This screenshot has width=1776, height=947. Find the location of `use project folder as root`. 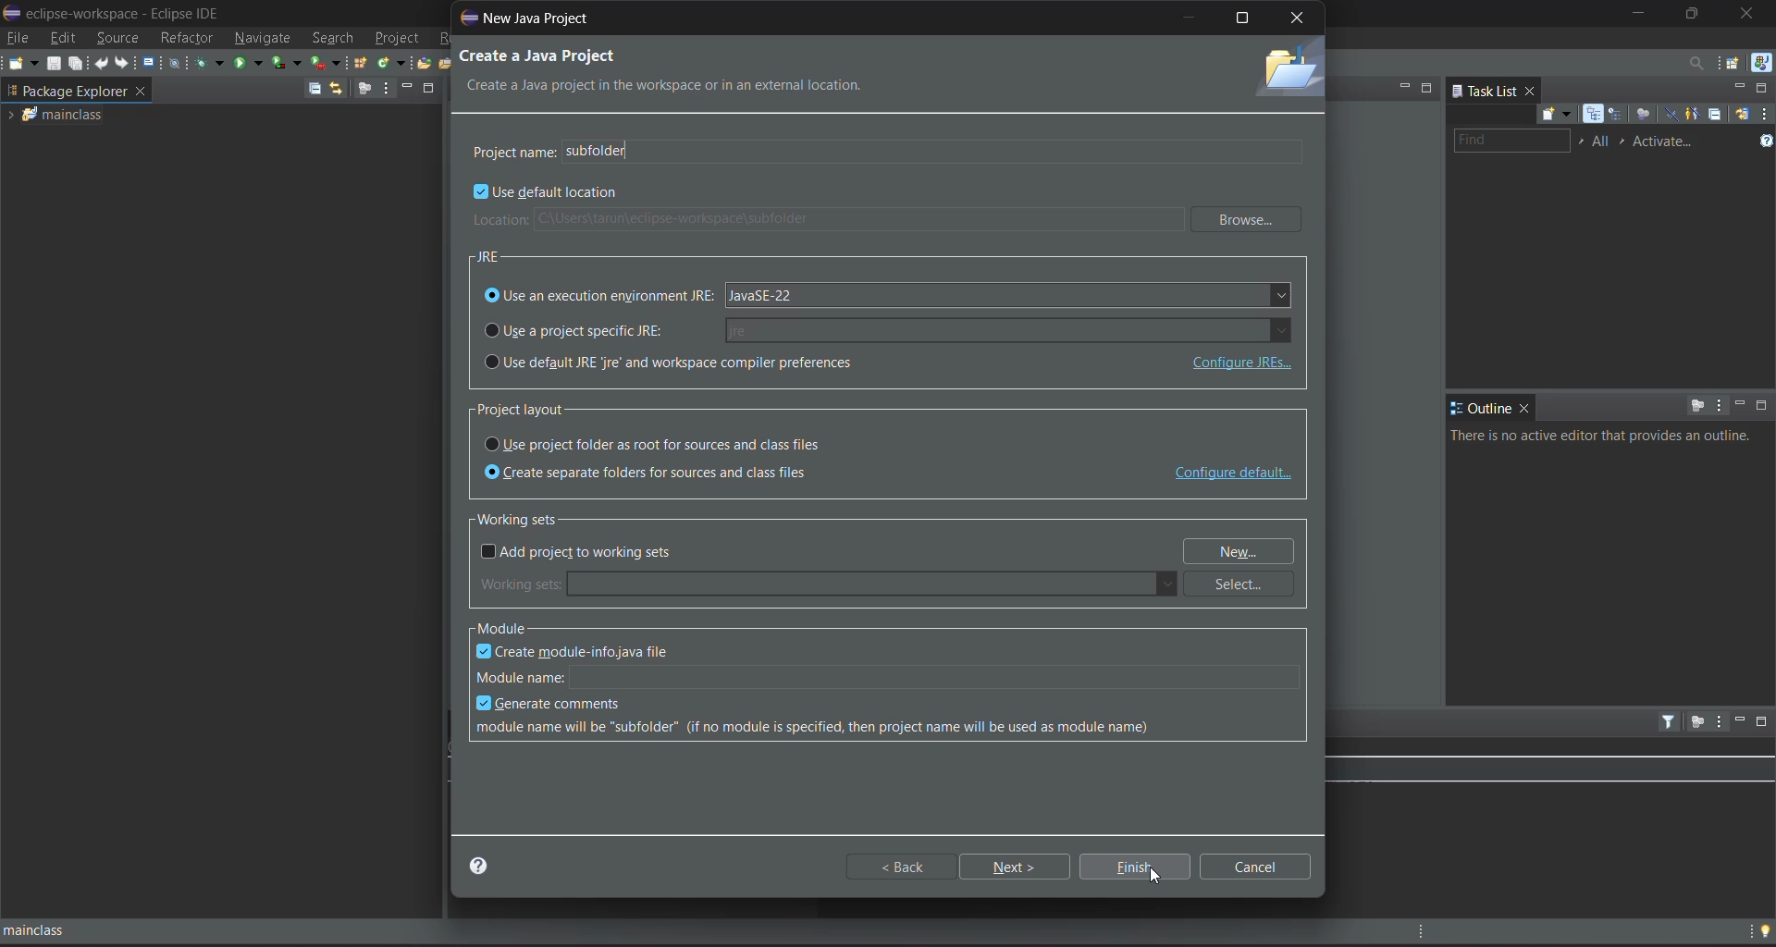

use project folder as root is located at coordinates (664, 444).